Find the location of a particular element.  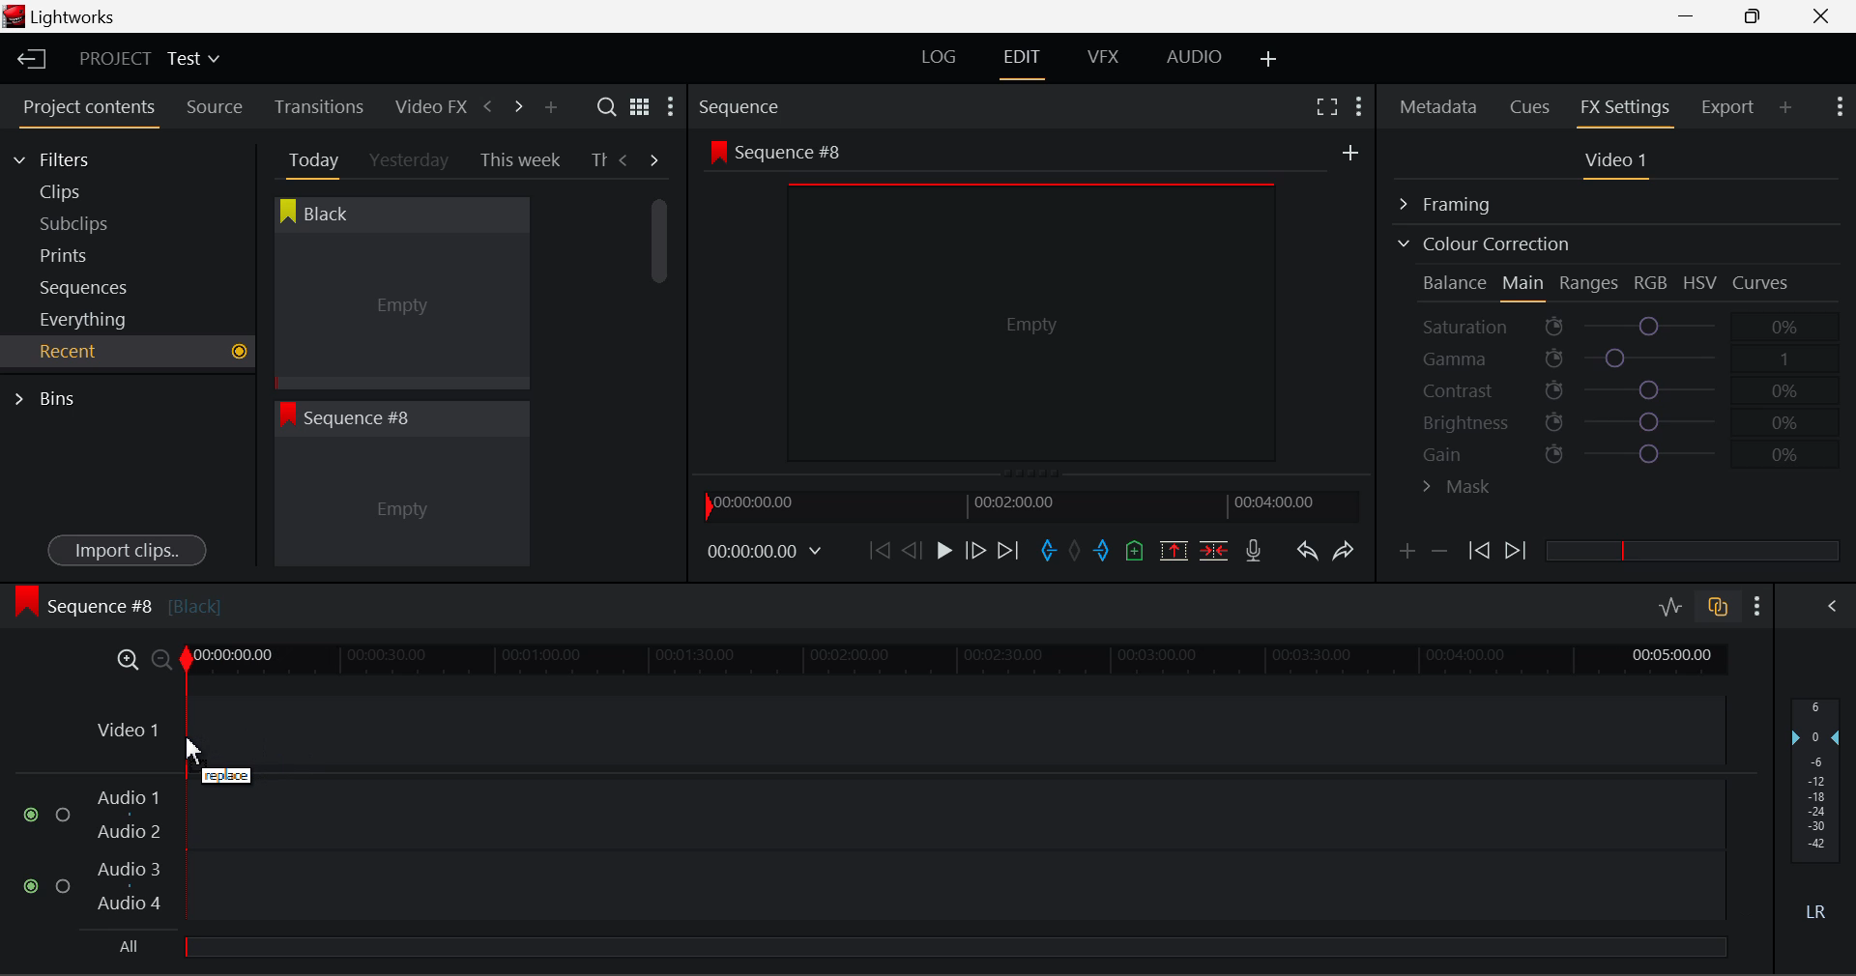

Framing Section is located at coordinates (1461, 201).